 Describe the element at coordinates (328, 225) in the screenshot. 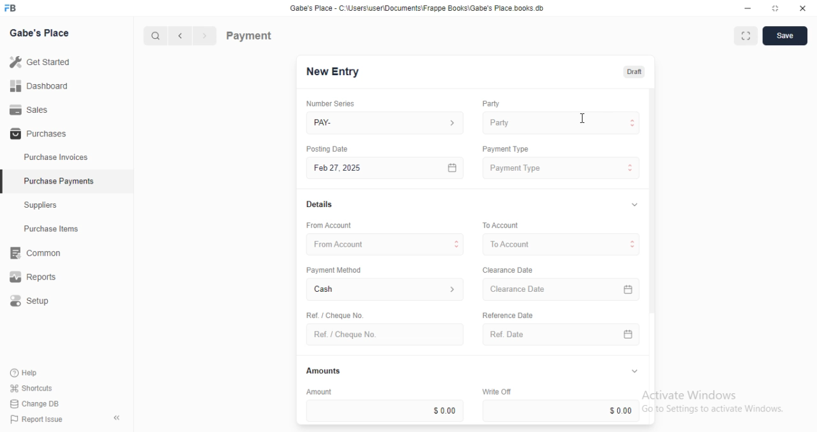

I see `‘From Account` at that location.